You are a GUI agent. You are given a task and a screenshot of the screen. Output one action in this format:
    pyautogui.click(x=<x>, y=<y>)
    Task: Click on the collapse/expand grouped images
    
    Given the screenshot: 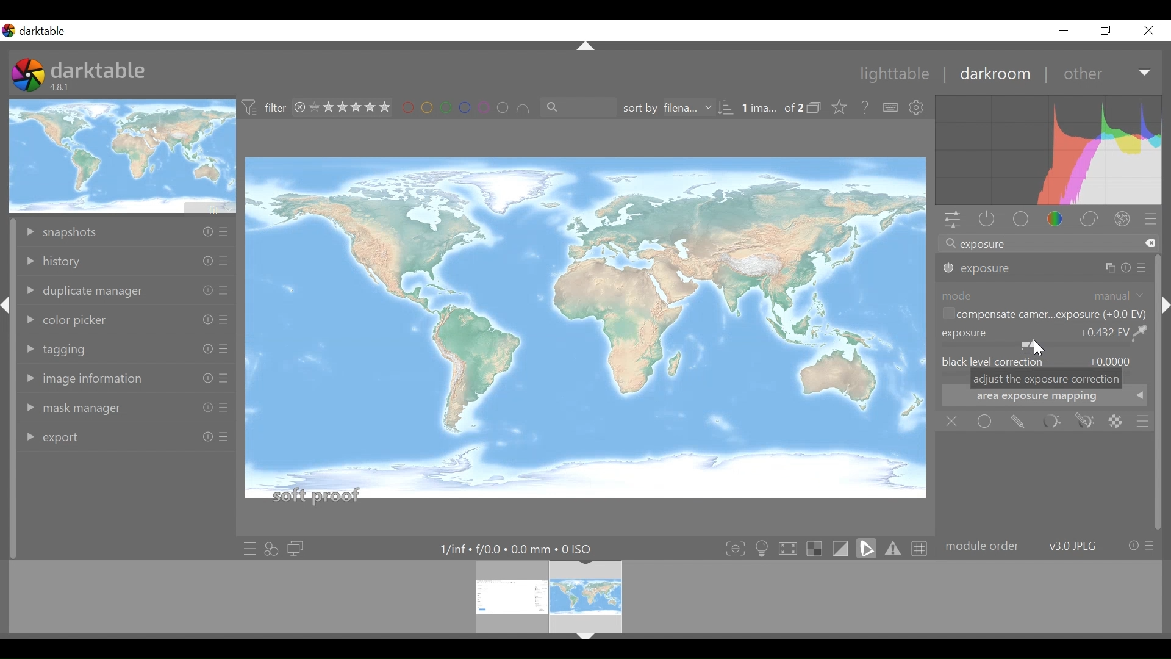 What is the action you would take?
    pyautogui.click(x=817, y=109)
    